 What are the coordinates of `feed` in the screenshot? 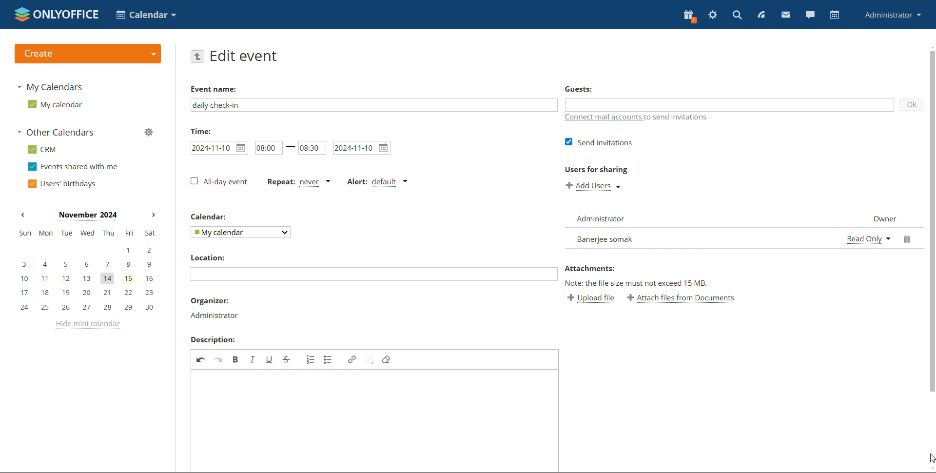 It's located at (760, 15).